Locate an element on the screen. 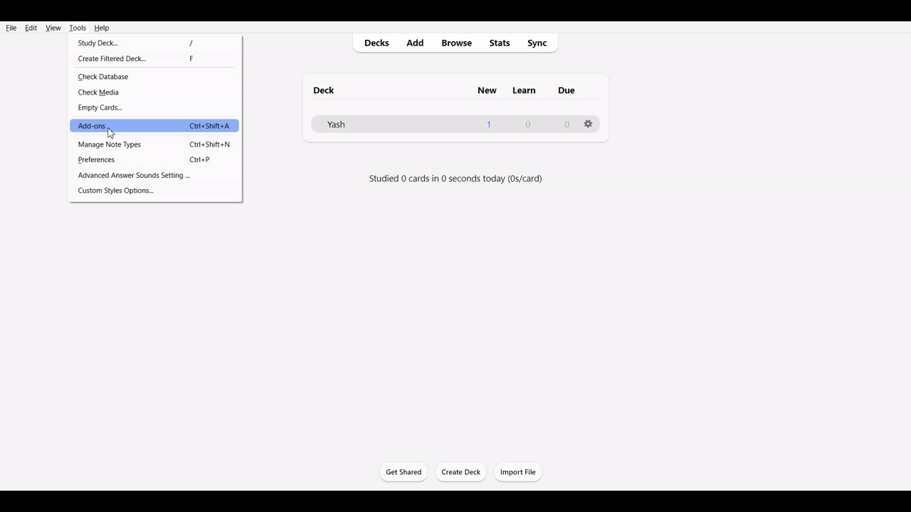  0 is located at coordinates (565, 125).